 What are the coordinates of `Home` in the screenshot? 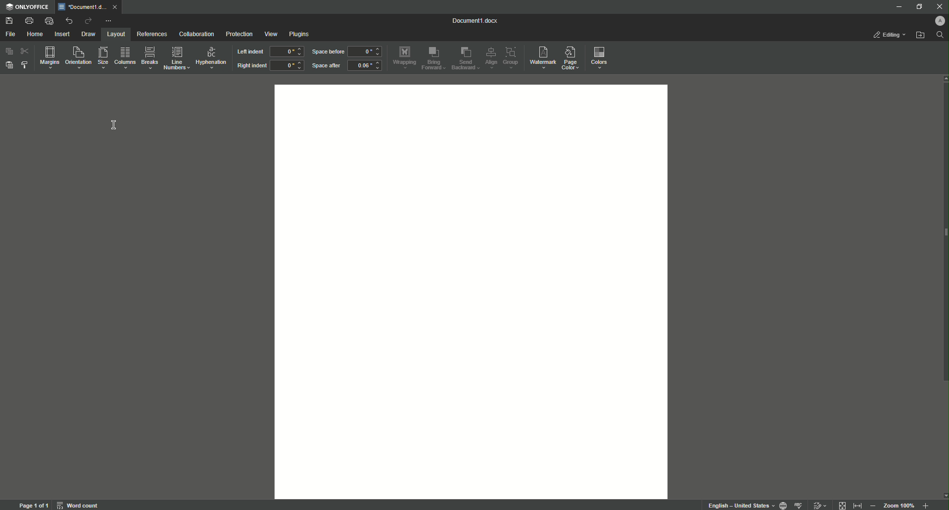 It's located at (36, 35).